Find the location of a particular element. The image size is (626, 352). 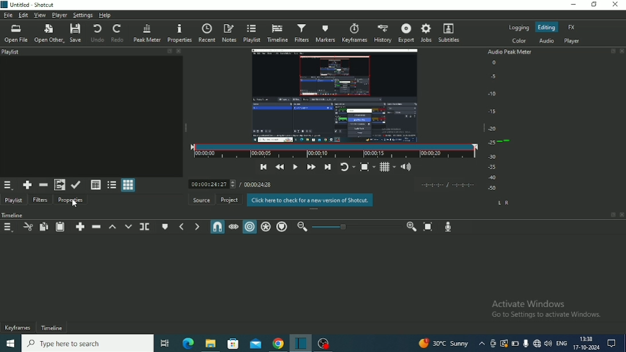

Help is located at coordinates (105, 15).